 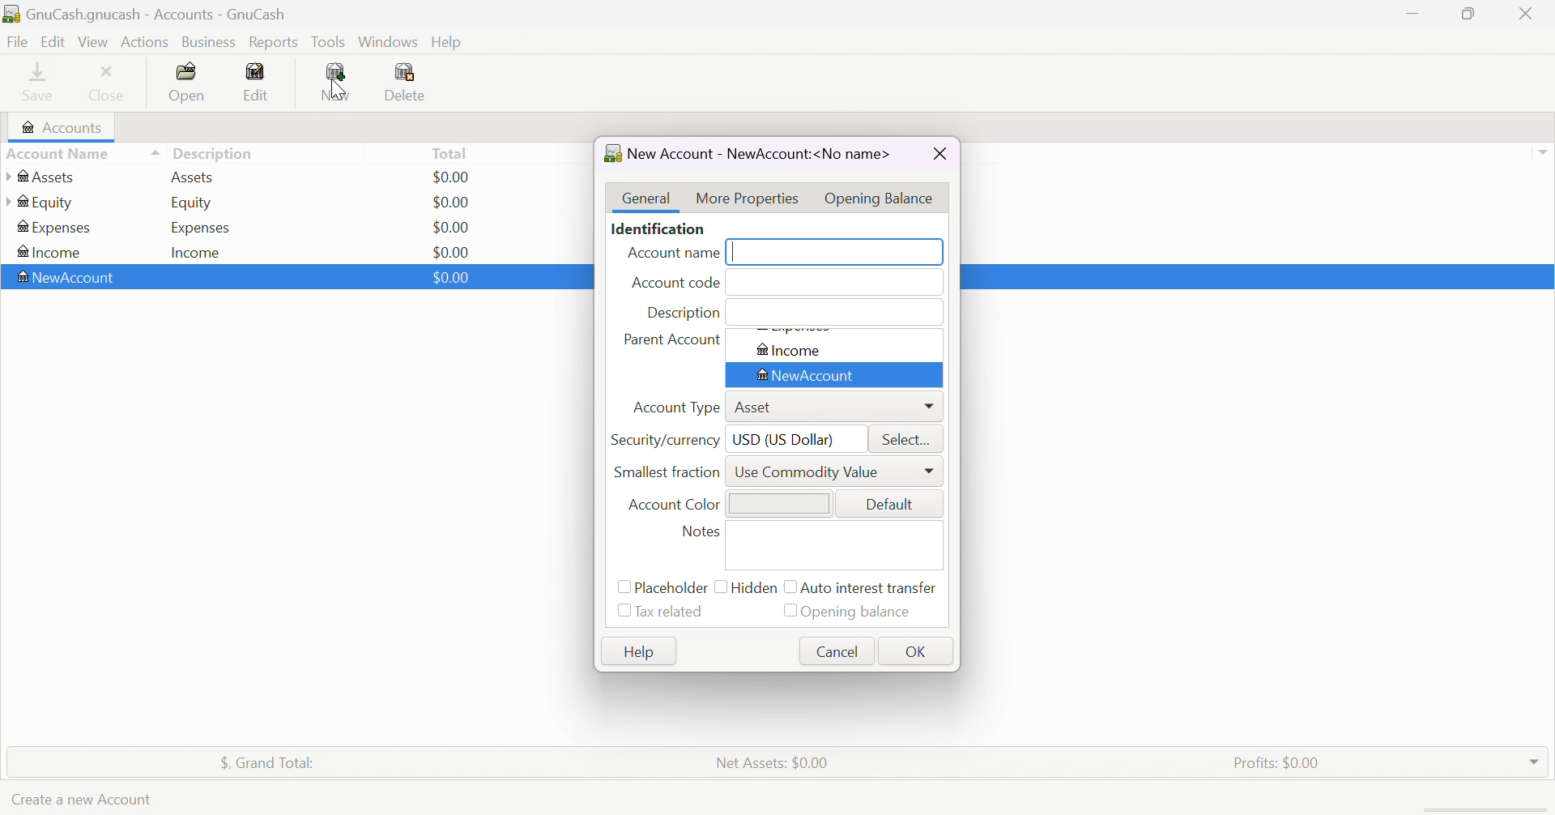 What do you see at coordinates (1527, 13) in the screenshot?
I see `Close` at bounding box center [1527, 13].